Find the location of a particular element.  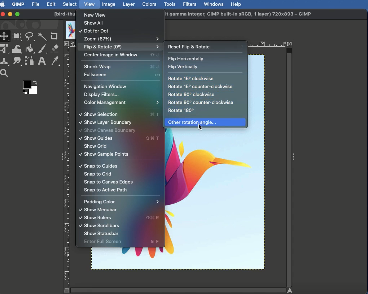

Show rulers is located at coordinates (103, 219).